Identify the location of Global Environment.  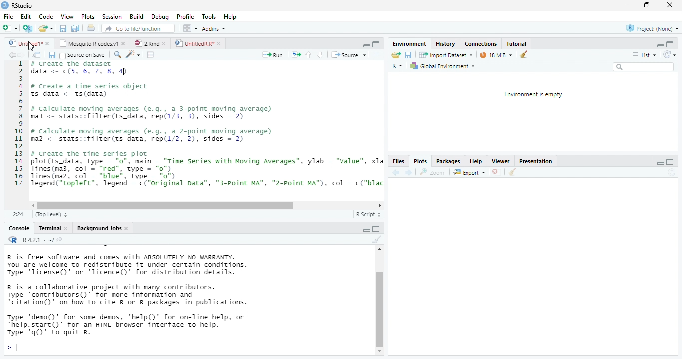
(442, 66).